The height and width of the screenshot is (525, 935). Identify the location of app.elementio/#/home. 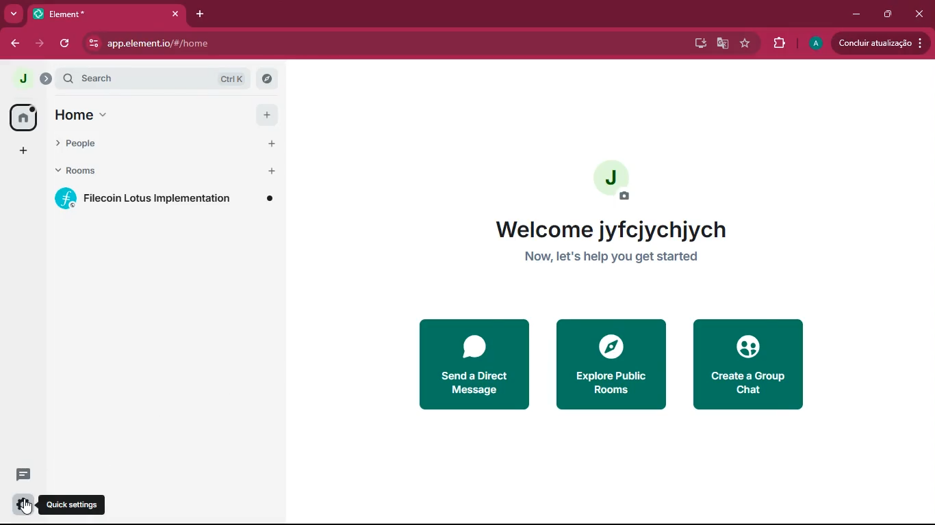
(164, 42).